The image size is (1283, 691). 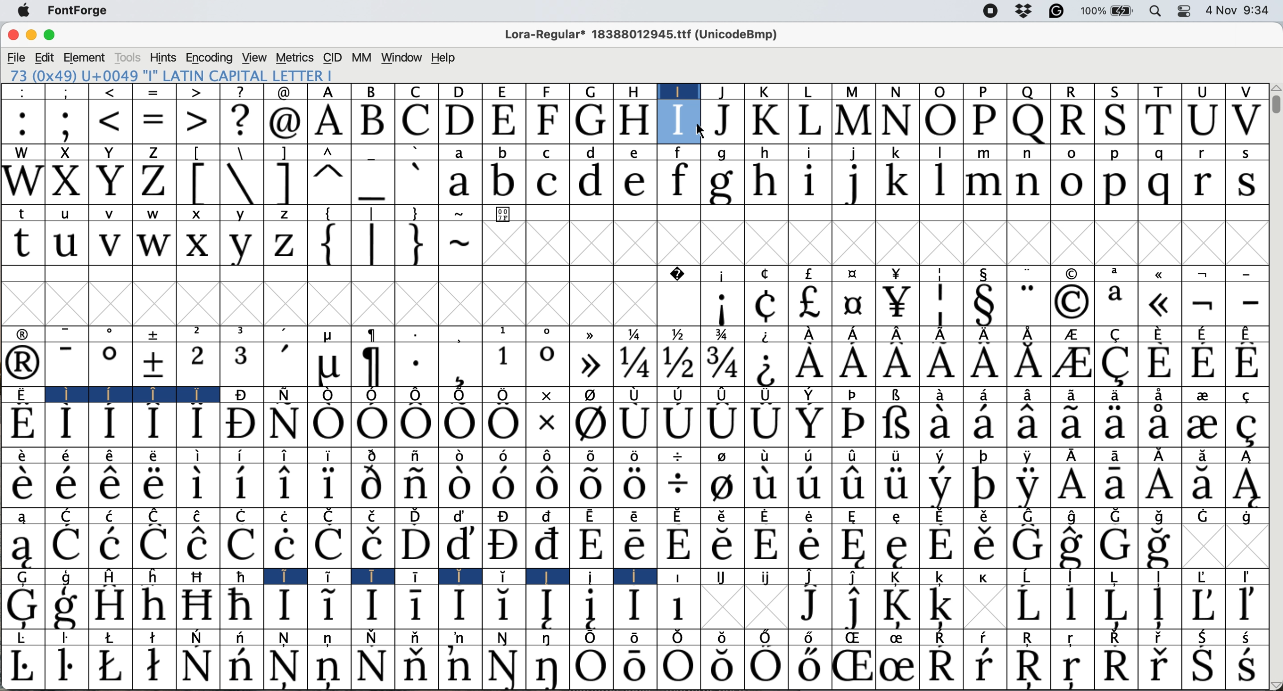 I want to click on -, so click(x=68, y=333).